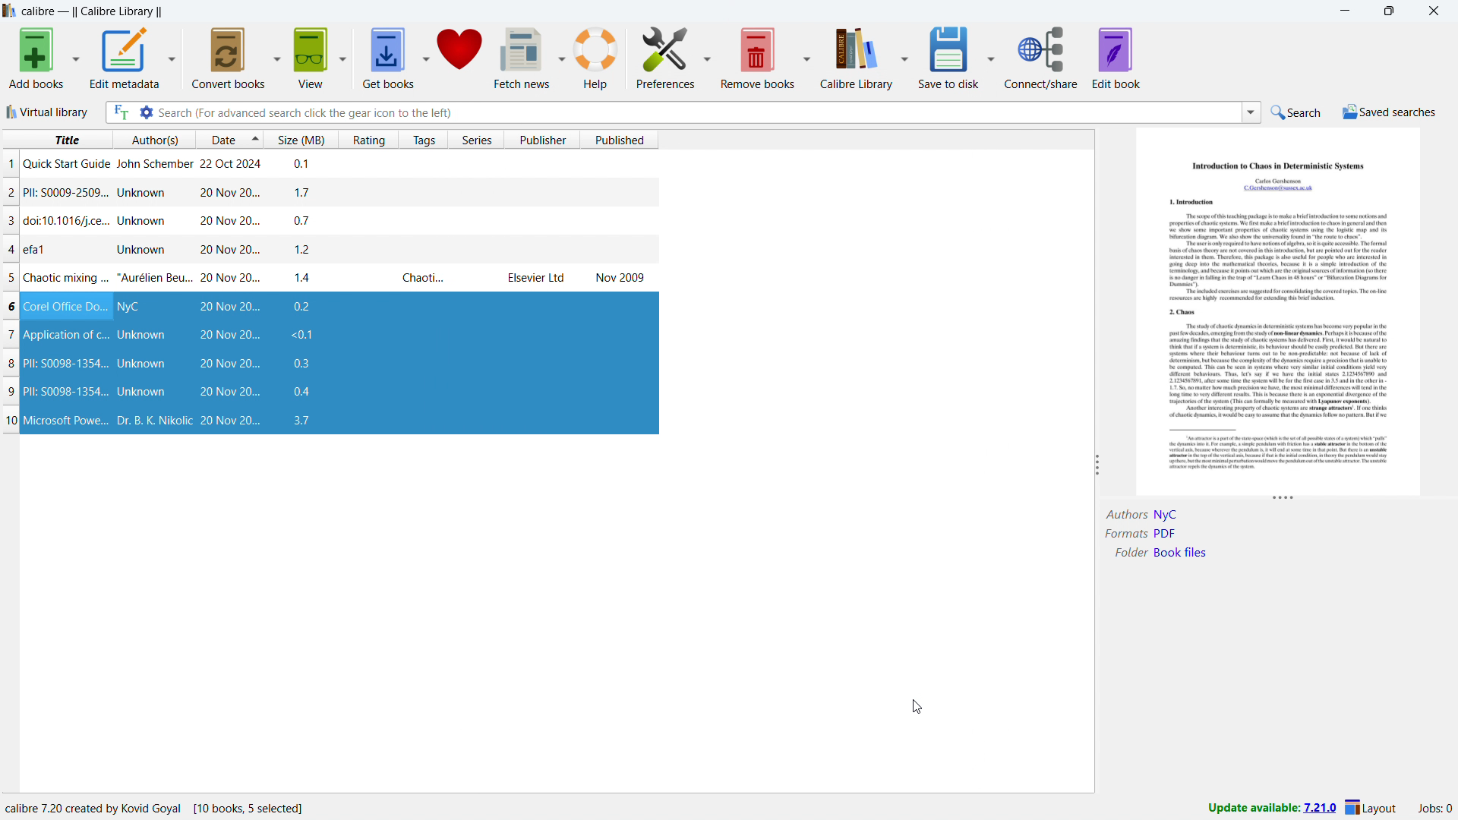 The width and height of the screenshot is (1458, 820). What do you see at coordinates (947, 56) in the screenshot?
I see `save to disk` at bounding box center [947, 56].